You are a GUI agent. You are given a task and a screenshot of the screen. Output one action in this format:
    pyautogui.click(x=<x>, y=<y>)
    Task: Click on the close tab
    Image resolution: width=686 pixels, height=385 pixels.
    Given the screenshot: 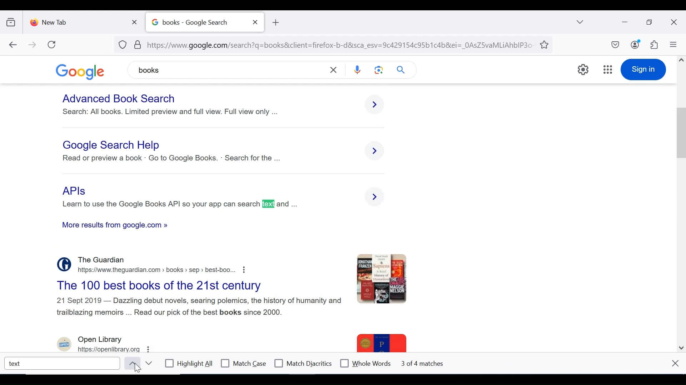 What is the action you would take?
    pyautogui.click(x=255, y=22)
    